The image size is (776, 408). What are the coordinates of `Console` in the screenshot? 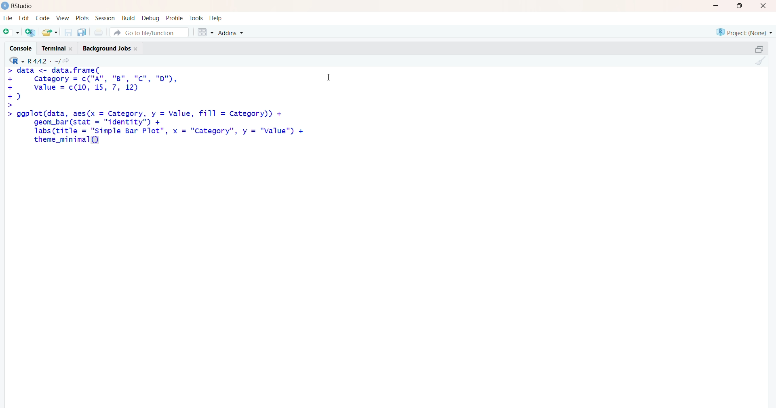 It's located at (23, 47).